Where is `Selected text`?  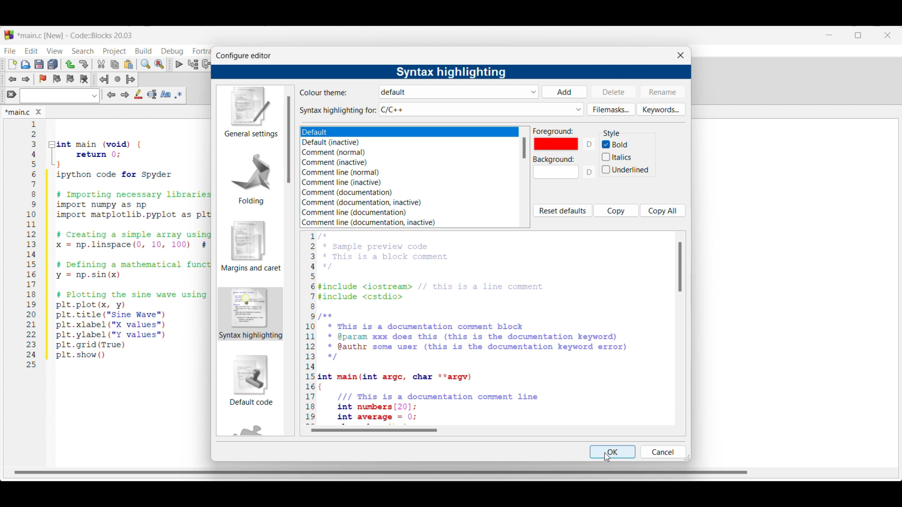
Selected text is located at coordinates (152, 94).